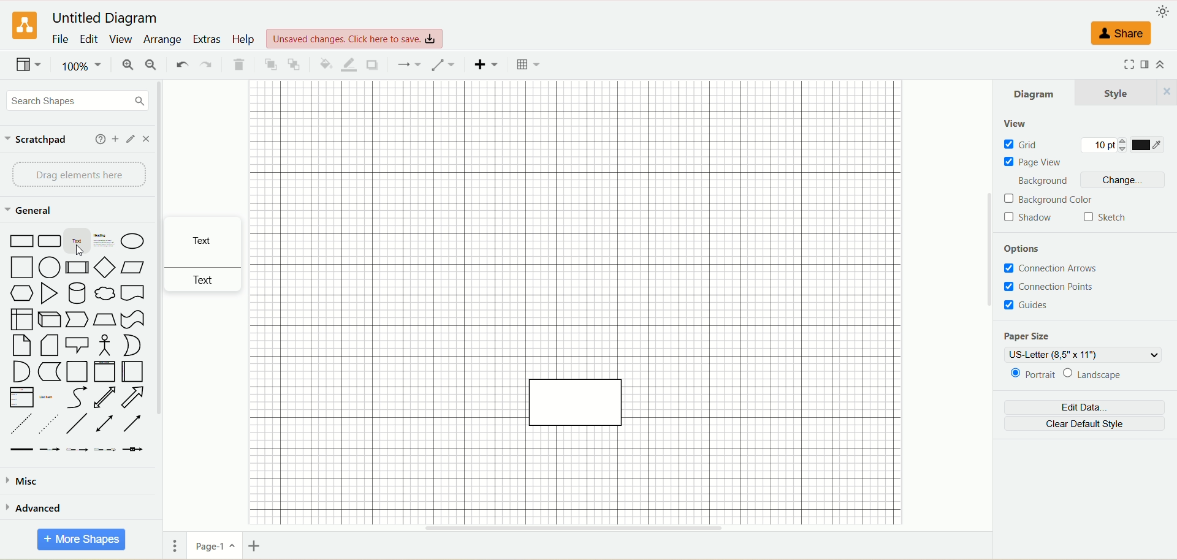 This screenshot has height=560, width=1177. What do you see at coordinates (134, 344) in the screenshot?
I see `or` at bounding box center [134, 344].